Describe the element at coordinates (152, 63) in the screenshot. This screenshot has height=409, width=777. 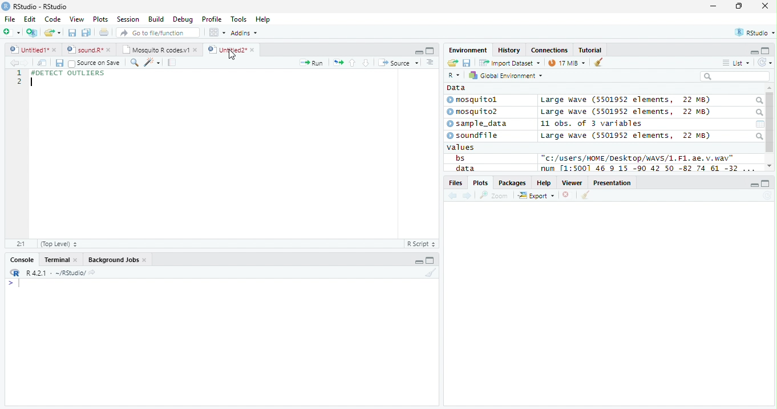
I see `code tools` at that location.